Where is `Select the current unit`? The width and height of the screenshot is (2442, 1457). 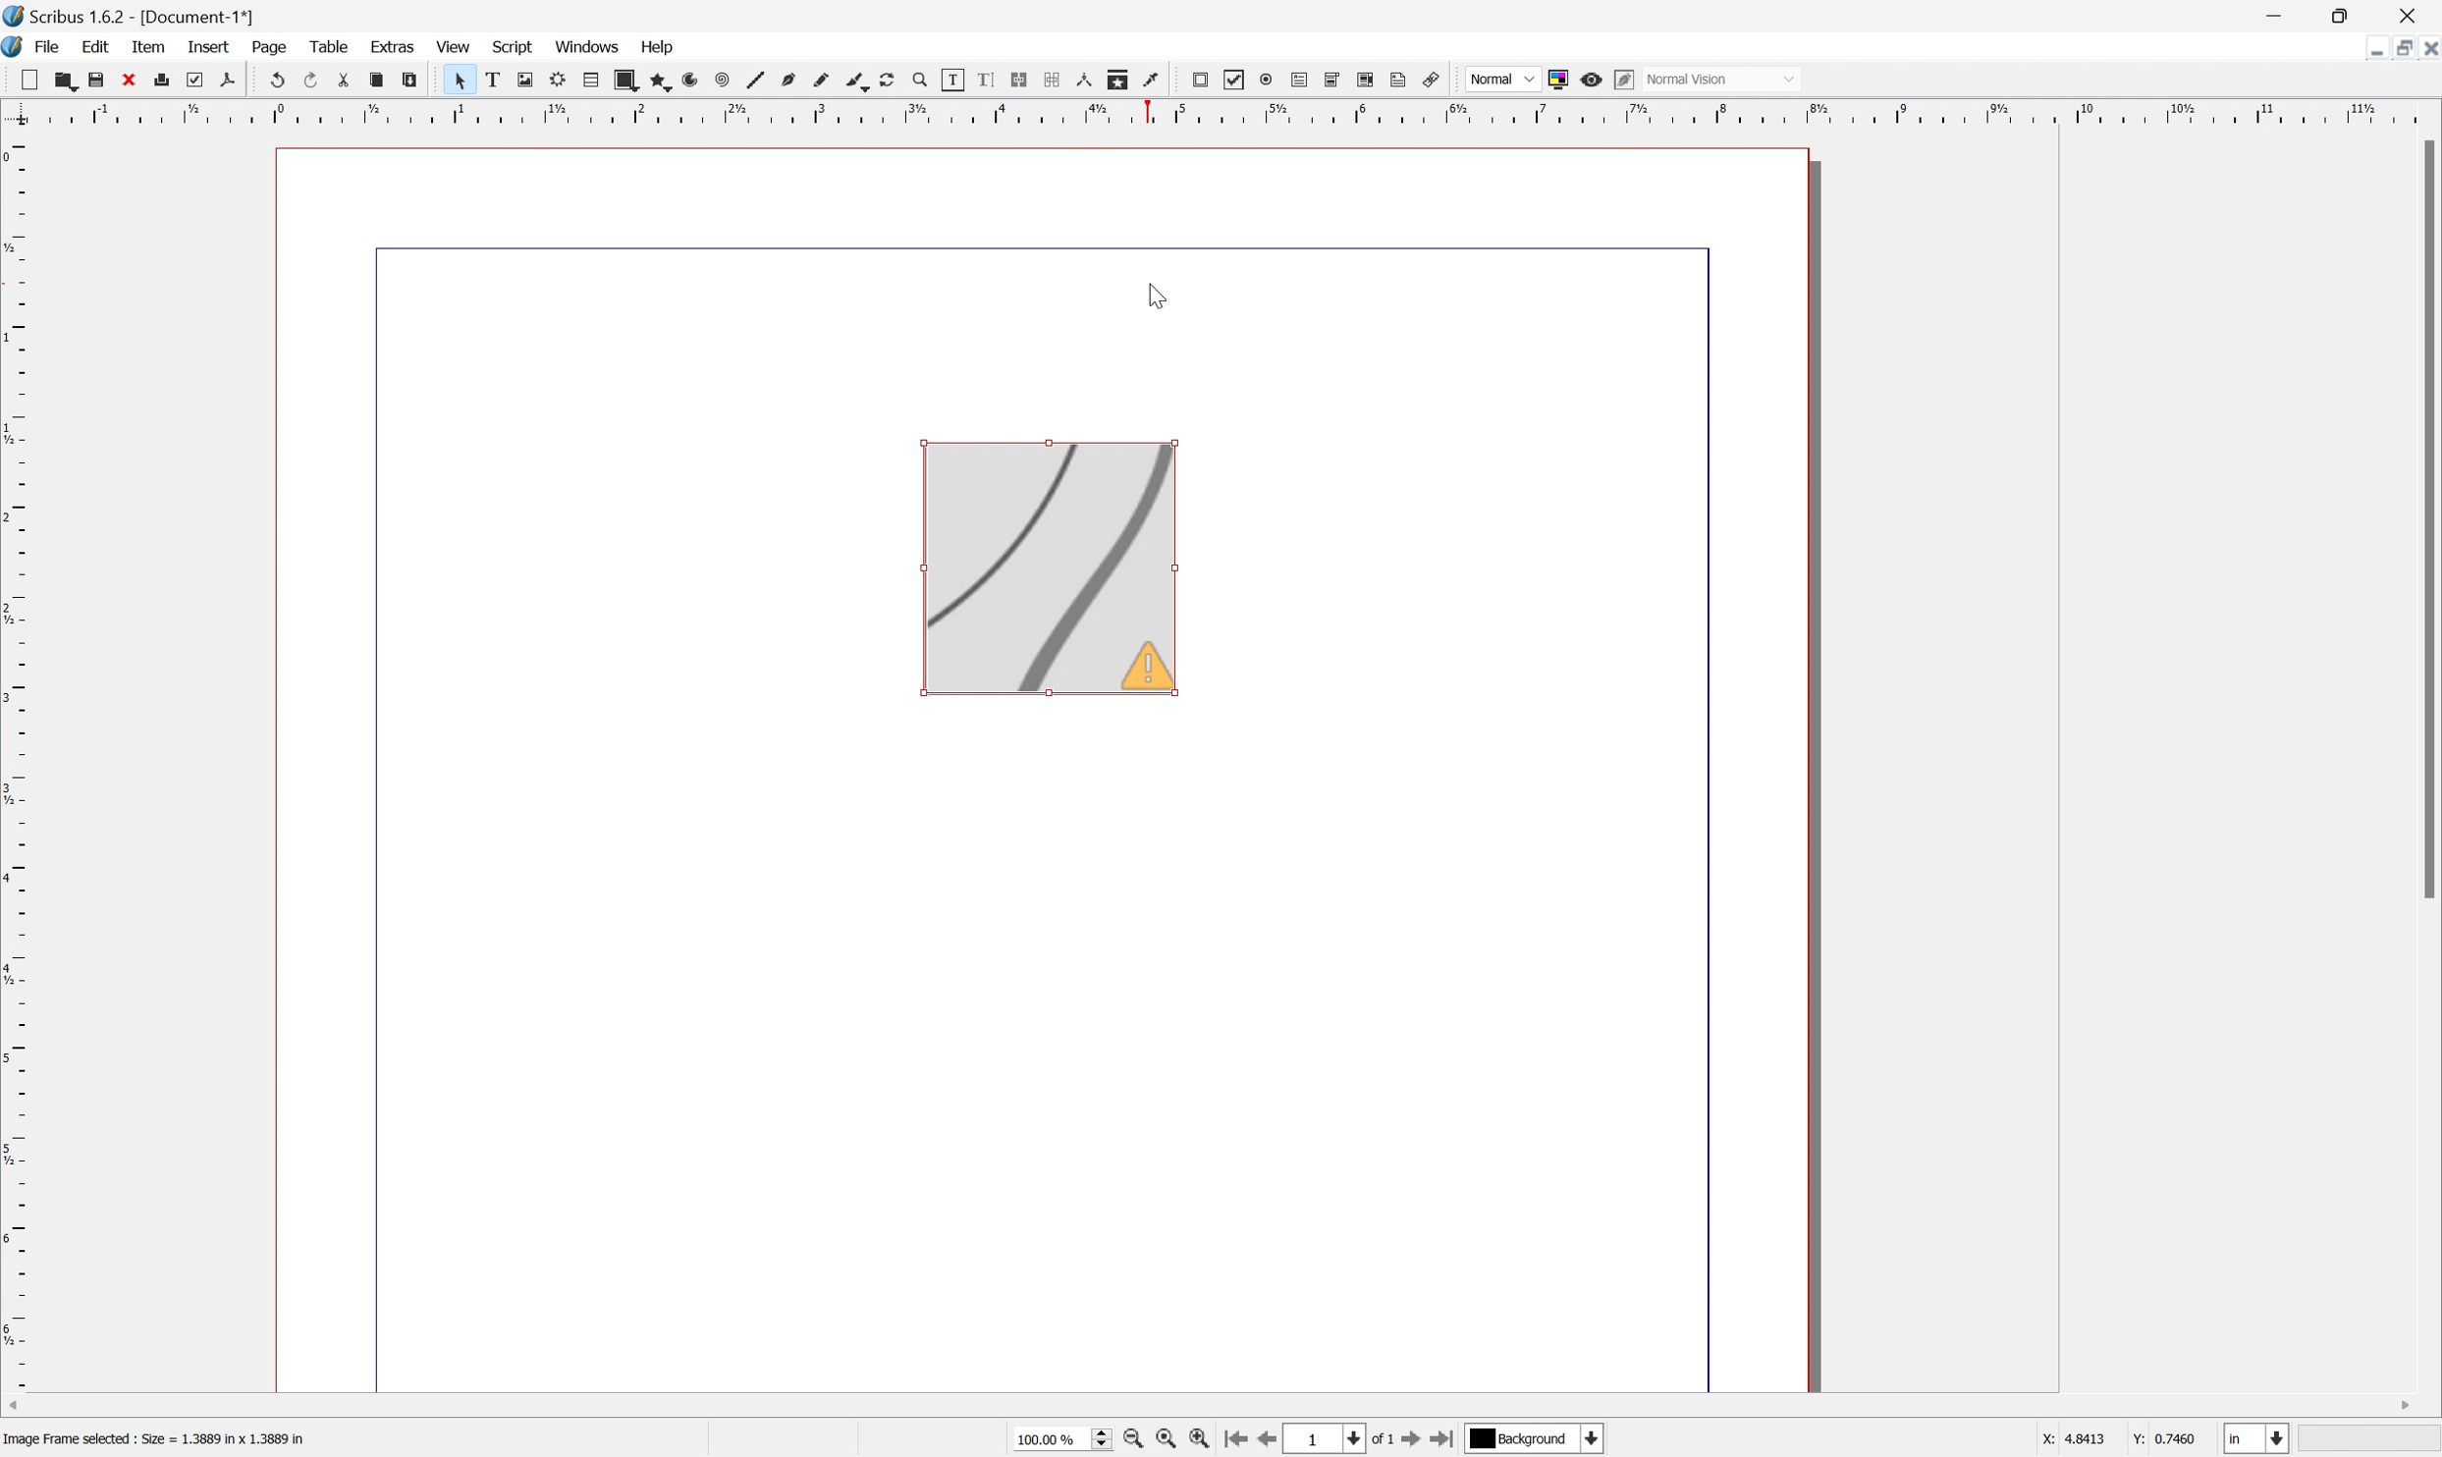
Select the current unit is located at coordinates (2255, 1439).